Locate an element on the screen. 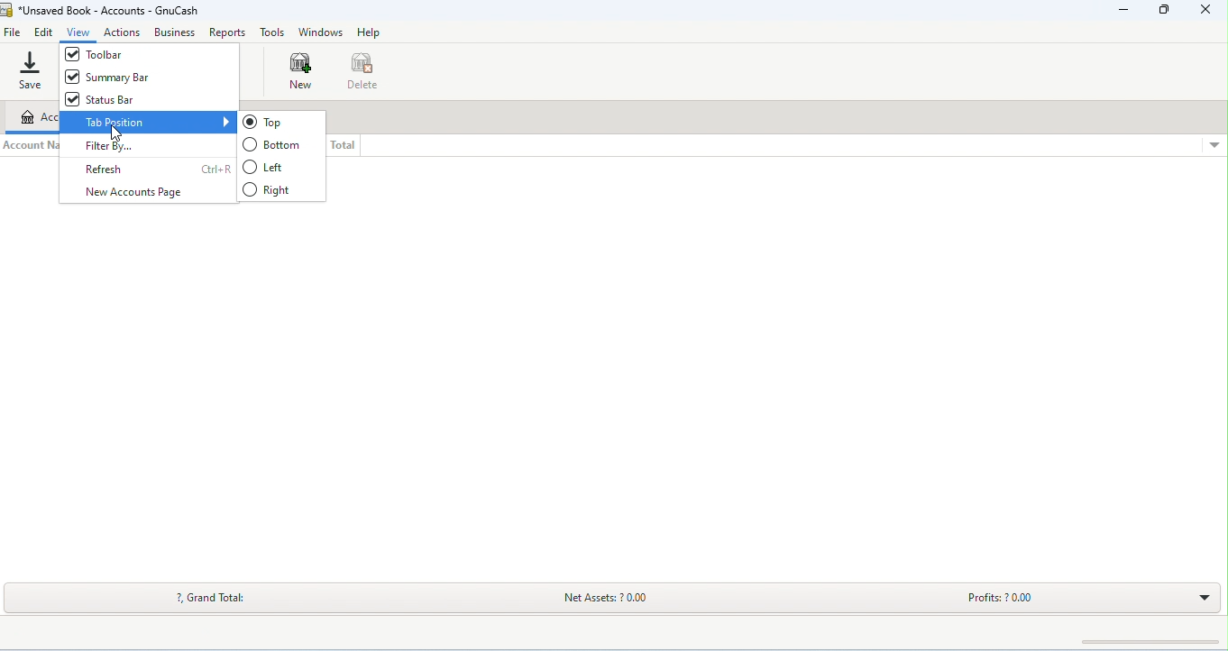 The width and height of the screenshot is (1228, 651). save is located at coordinates (33, 71).